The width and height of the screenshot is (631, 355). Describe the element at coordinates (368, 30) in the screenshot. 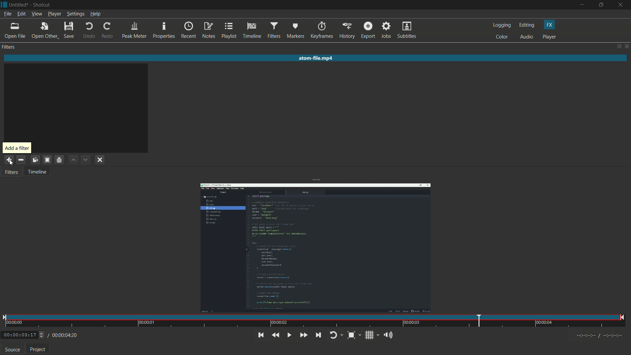

I see `export` at that location.